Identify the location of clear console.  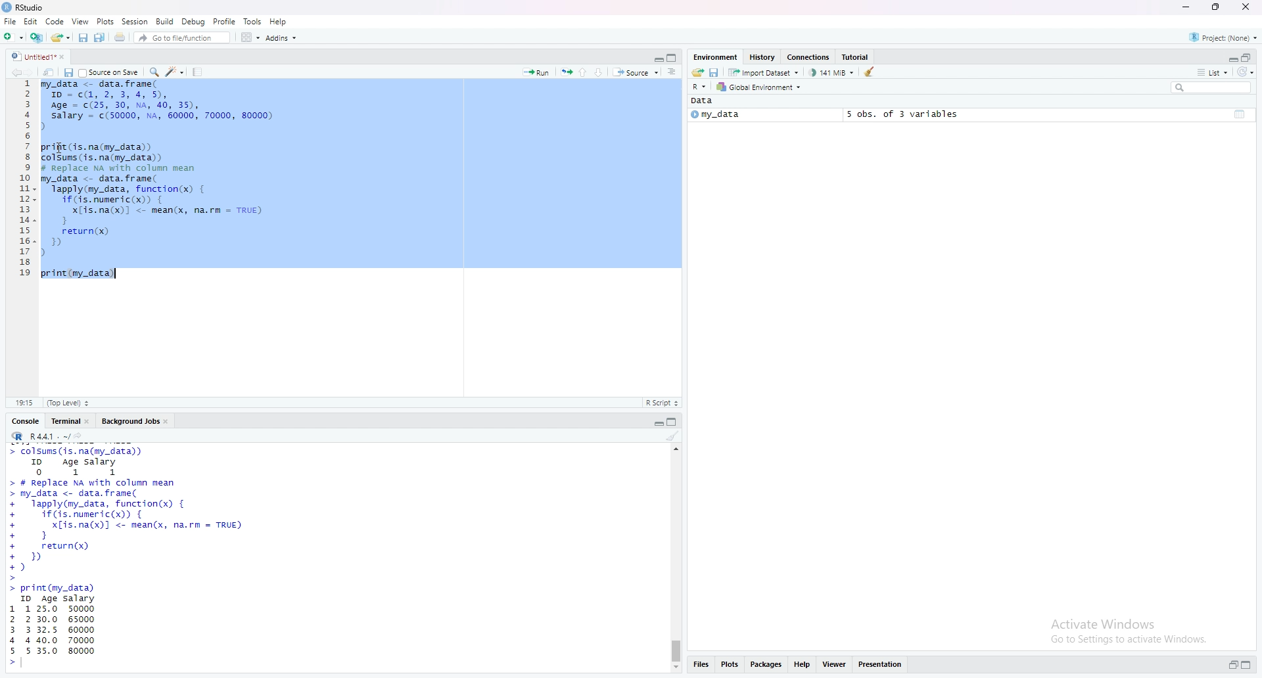
(674, 437).